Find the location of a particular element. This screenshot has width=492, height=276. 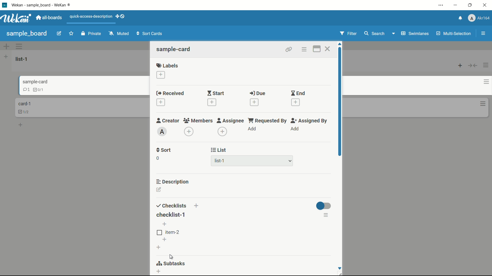

members is located at coordinates (197, 121).